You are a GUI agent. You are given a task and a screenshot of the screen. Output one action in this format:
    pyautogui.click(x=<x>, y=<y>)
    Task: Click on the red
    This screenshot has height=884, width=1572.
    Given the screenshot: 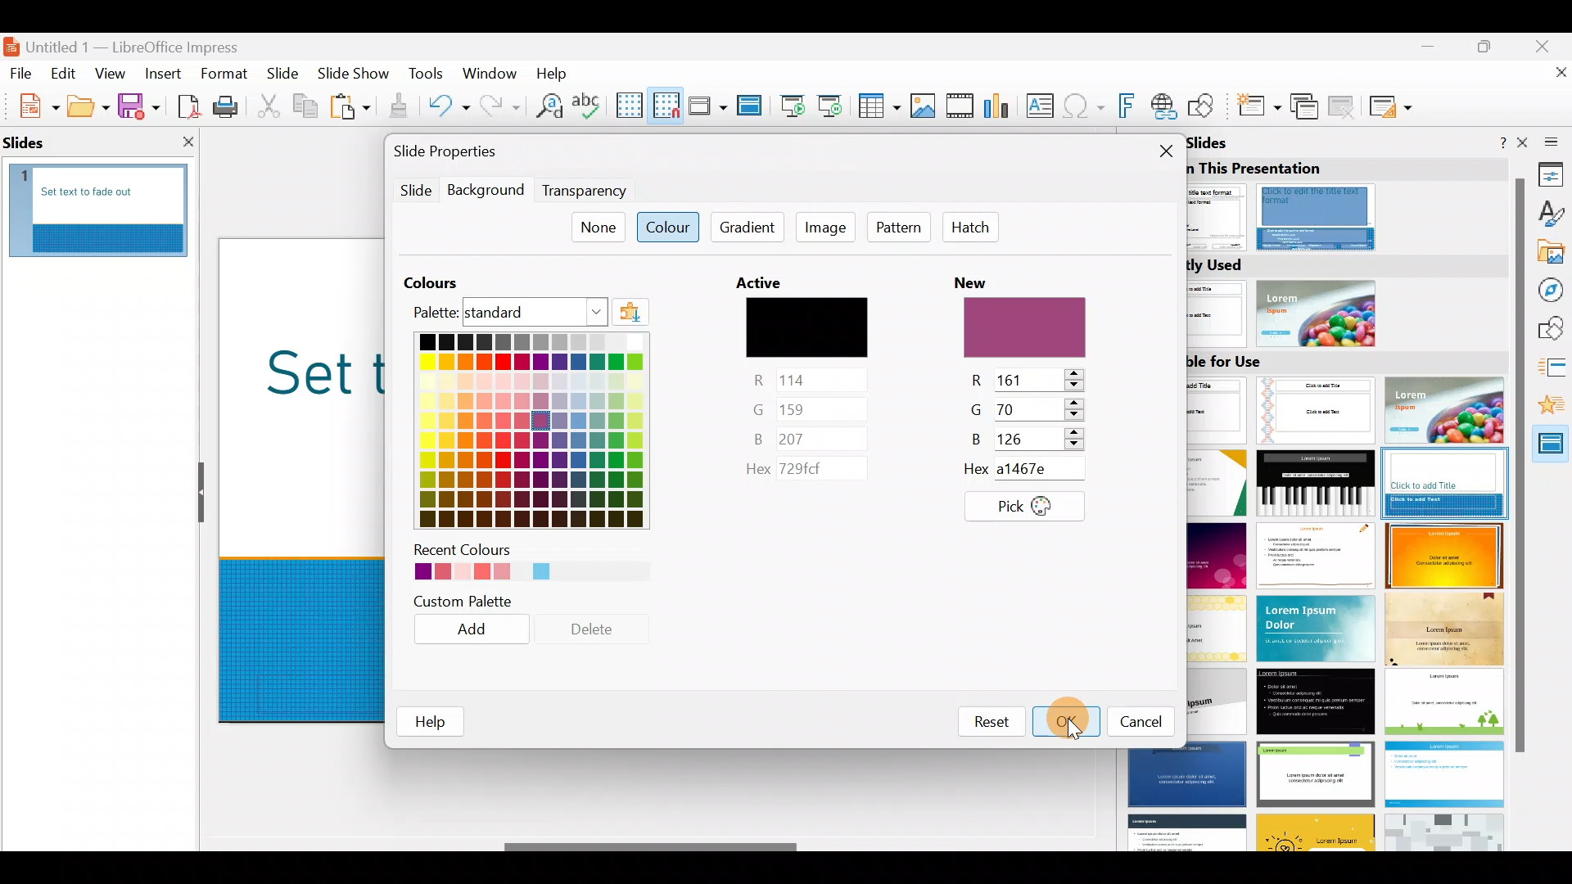 What is the action you would take?
    pyautogui.click(x=1029, y=379)
    